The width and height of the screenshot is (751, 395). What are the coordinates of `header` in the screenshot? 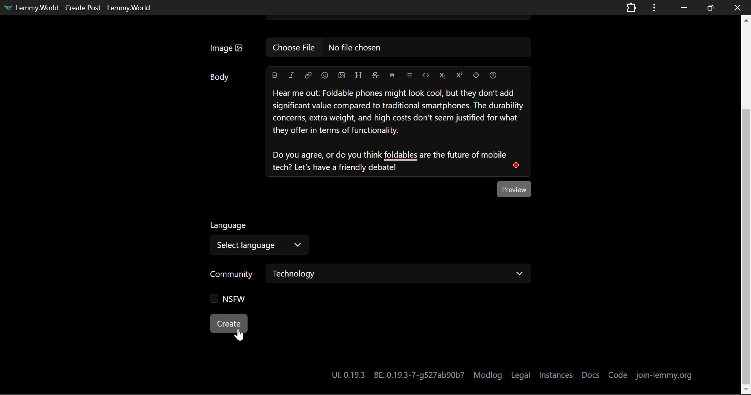 It's located at (359, 75).